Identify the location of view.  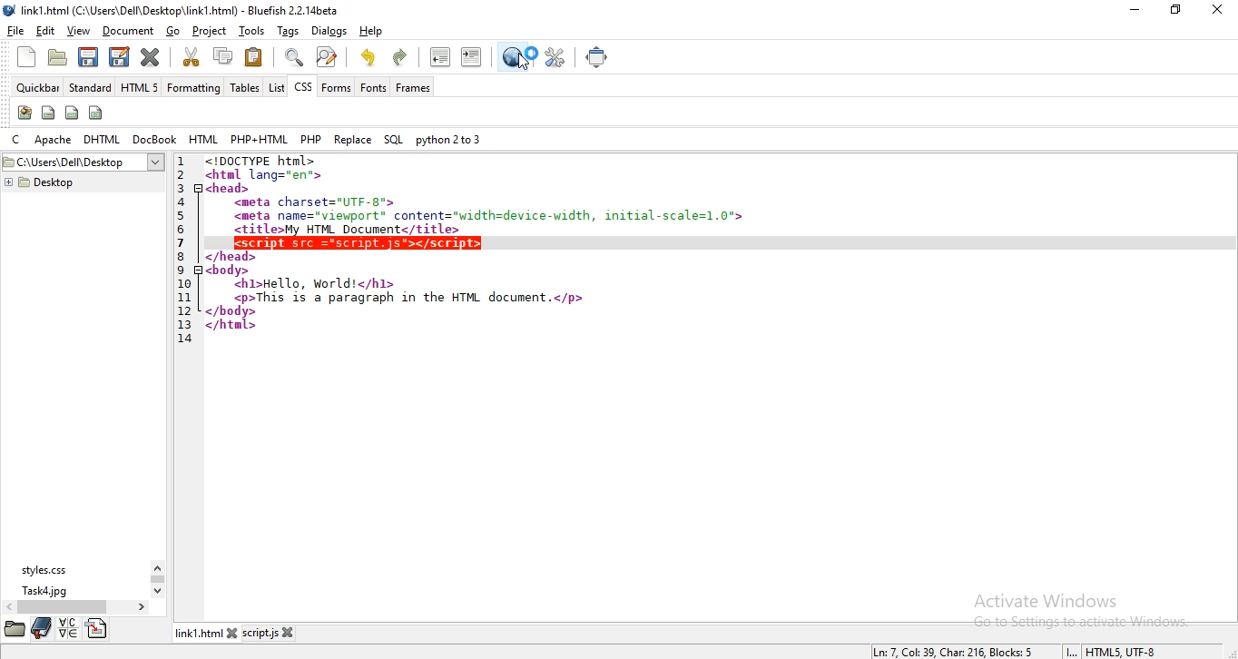
(77, 31).